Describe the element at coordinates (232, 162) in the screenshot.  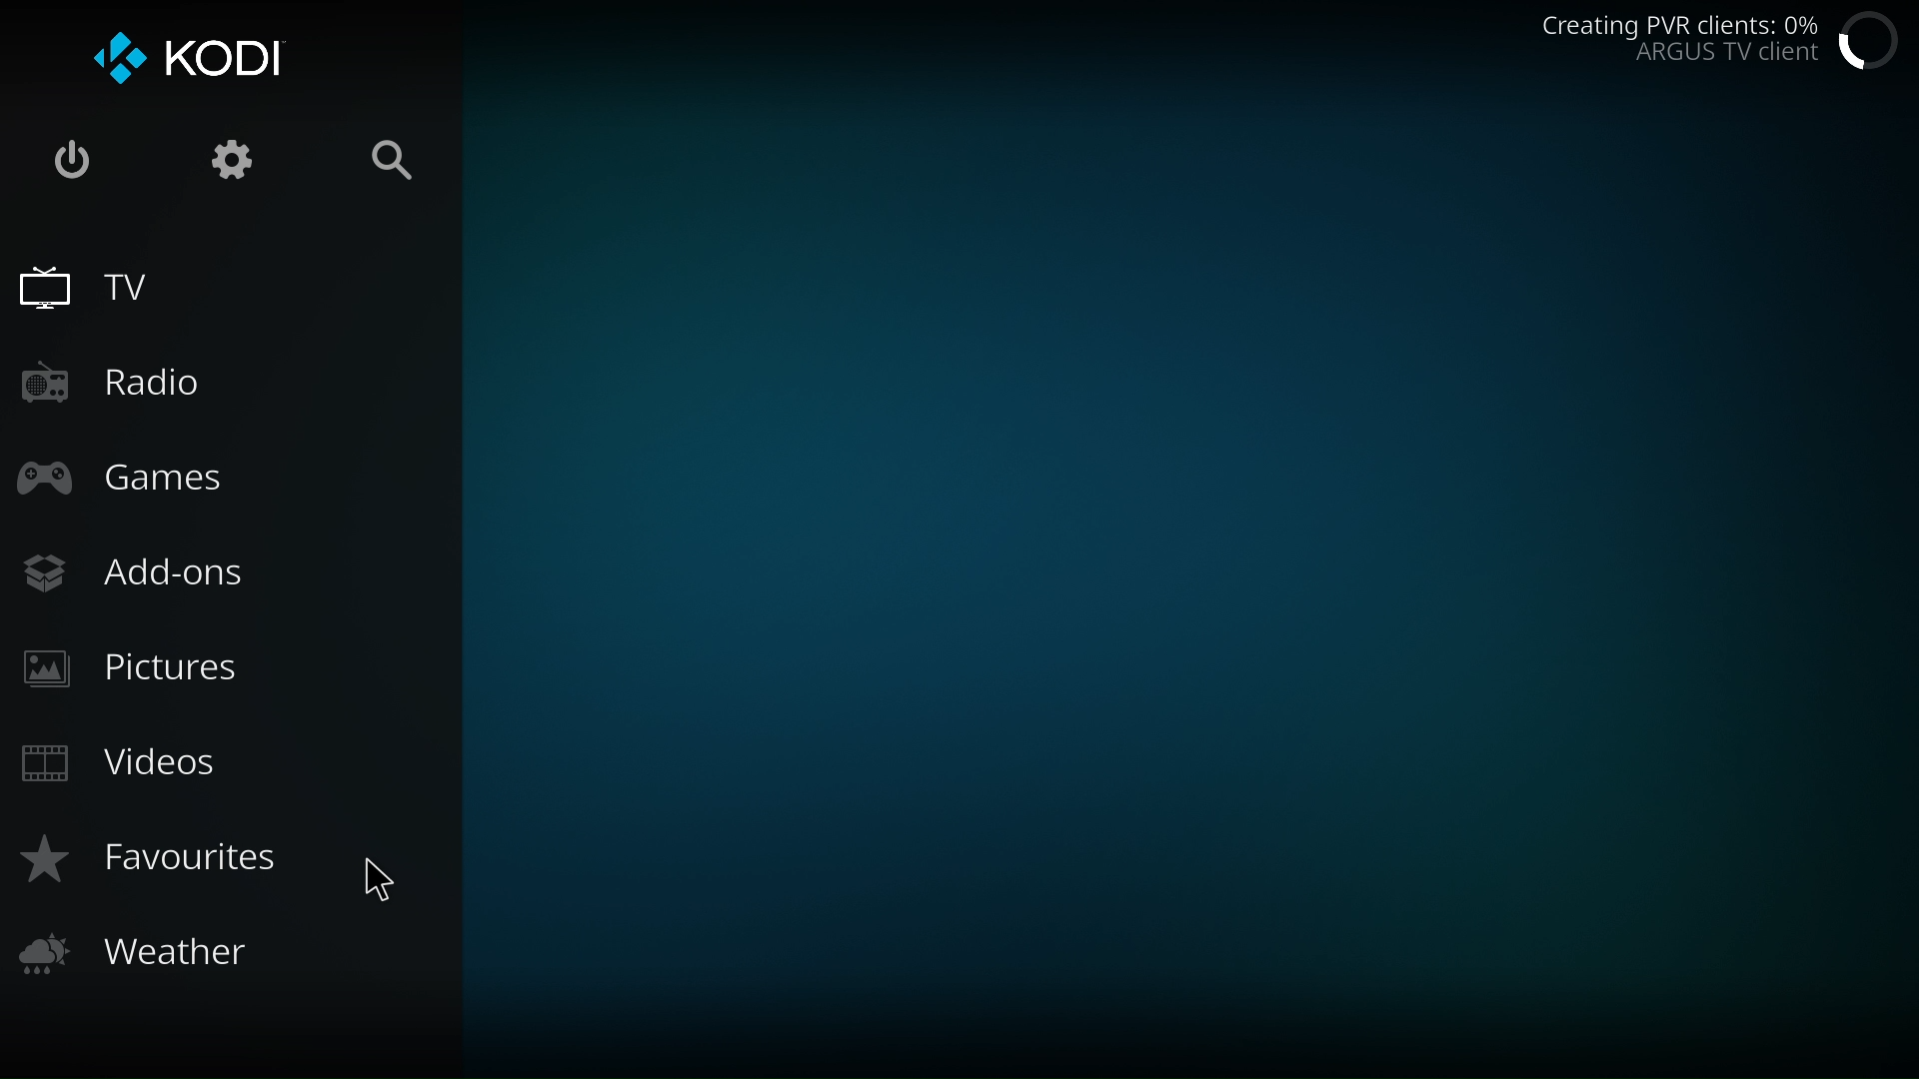
I see `setting` at that location.